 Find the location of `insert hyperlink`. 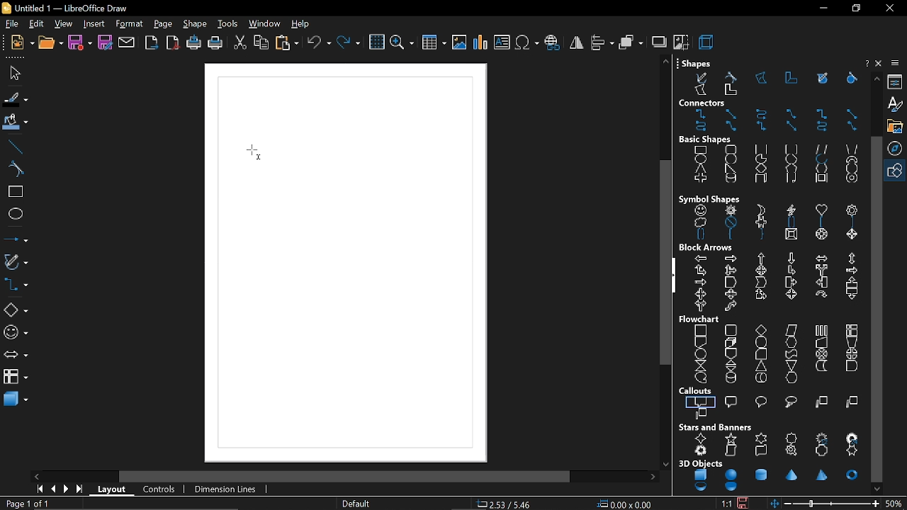

insert hyperlink is located at coordinates (552, 43).